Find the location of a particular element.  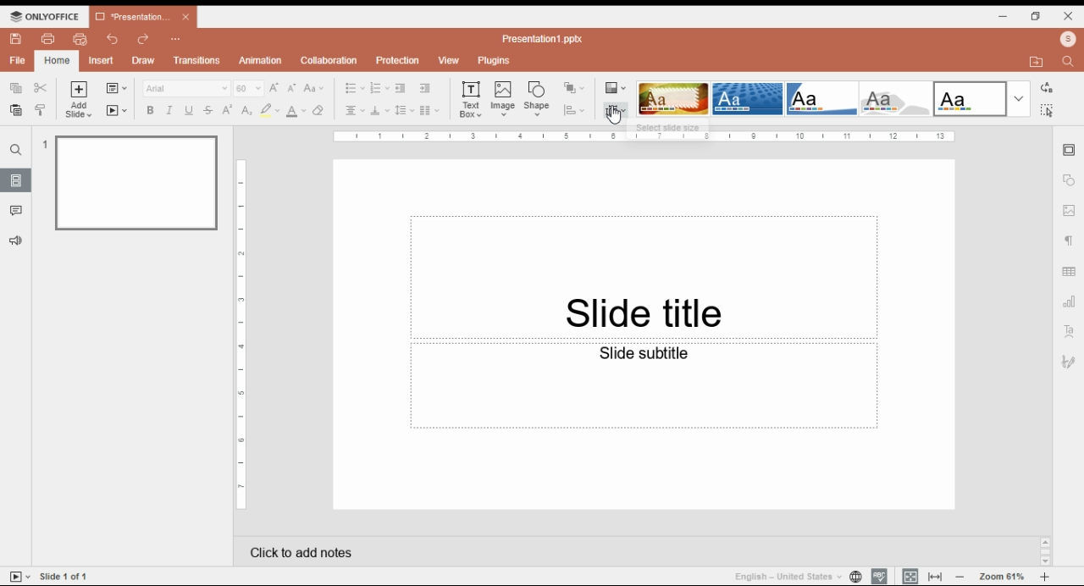

bold is located at coordinates (149, 110).